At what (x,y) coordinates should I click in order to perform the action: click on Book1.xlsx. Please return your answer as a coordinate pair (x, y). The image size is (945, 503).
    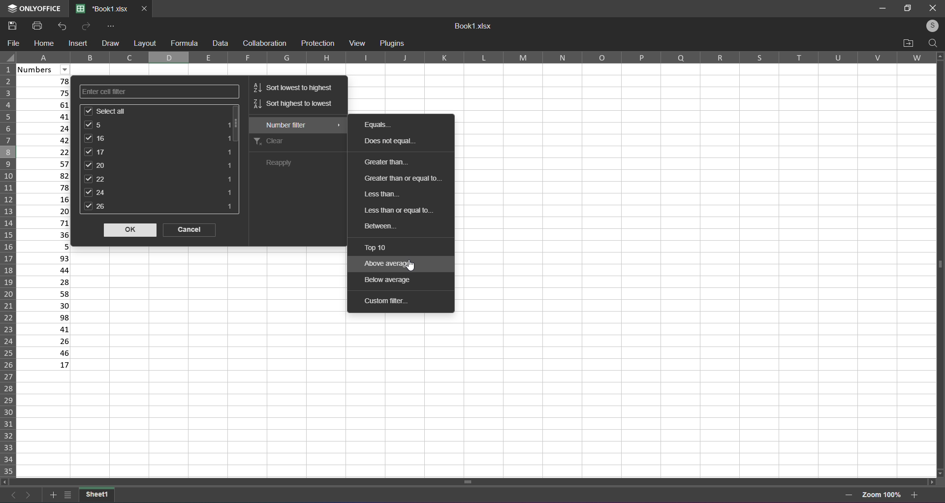
    Looking at the image, I should click on (474, 27).